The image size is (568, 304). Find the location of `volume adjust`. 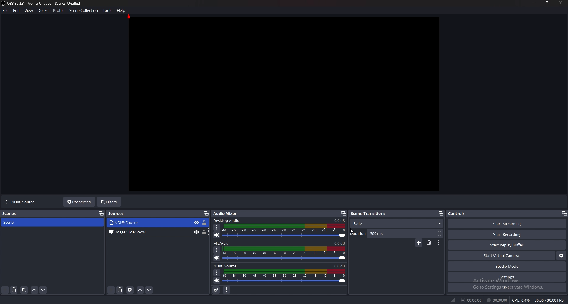

volume adjust is located at coordinates (285, 254).